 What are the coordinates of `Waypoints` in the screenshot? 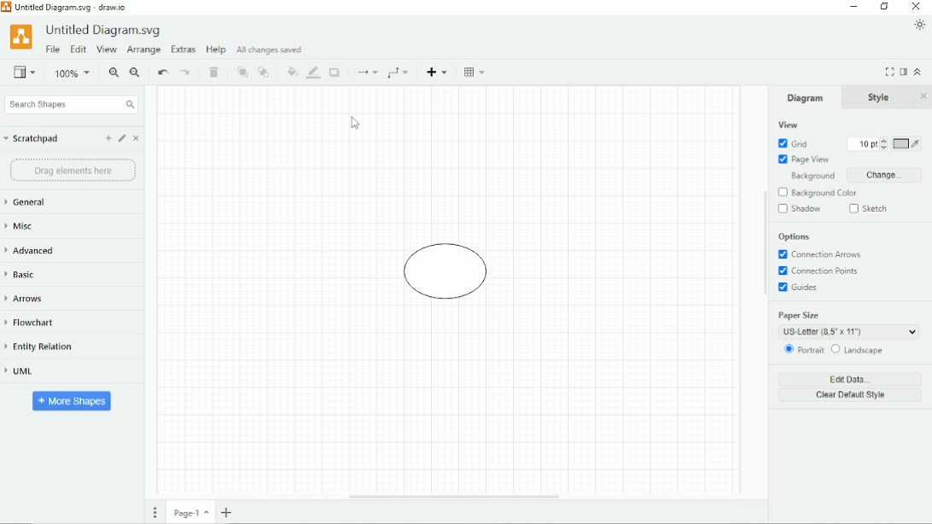 It's located at (398, 73).